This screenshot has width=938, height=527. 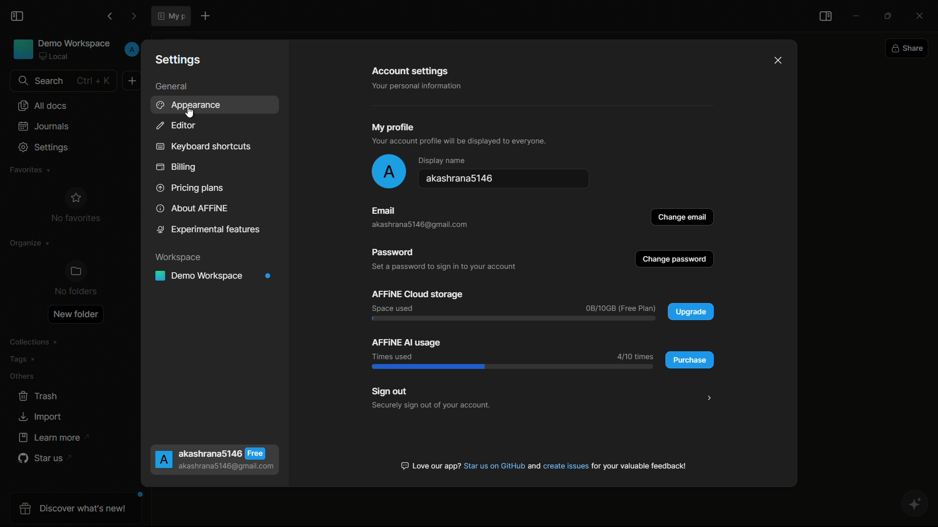 What do you see at coordinates (211, 453) in the screenshot?
I see `akashrana5146 Free` at bounding box center [211, 453].